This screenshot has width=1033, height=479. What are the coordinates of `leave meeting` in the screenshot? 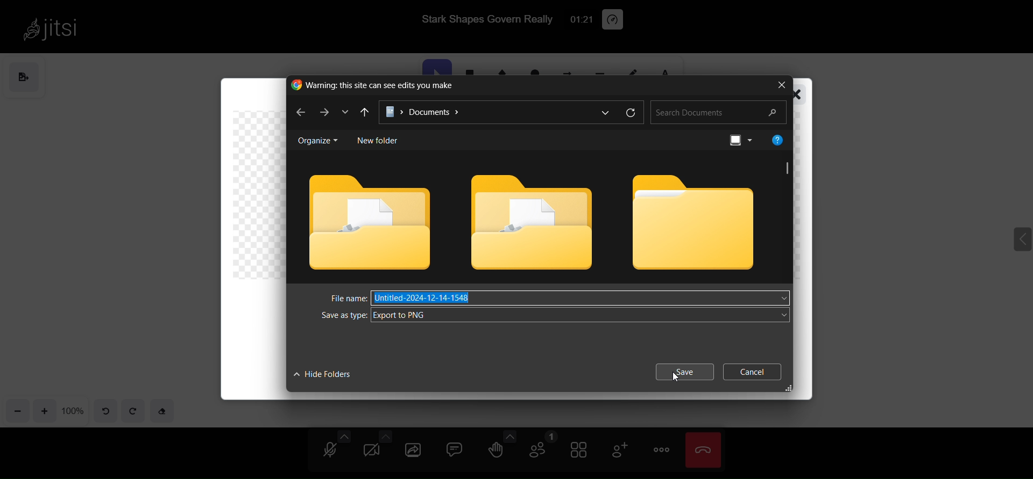 It's located at (706, 450).